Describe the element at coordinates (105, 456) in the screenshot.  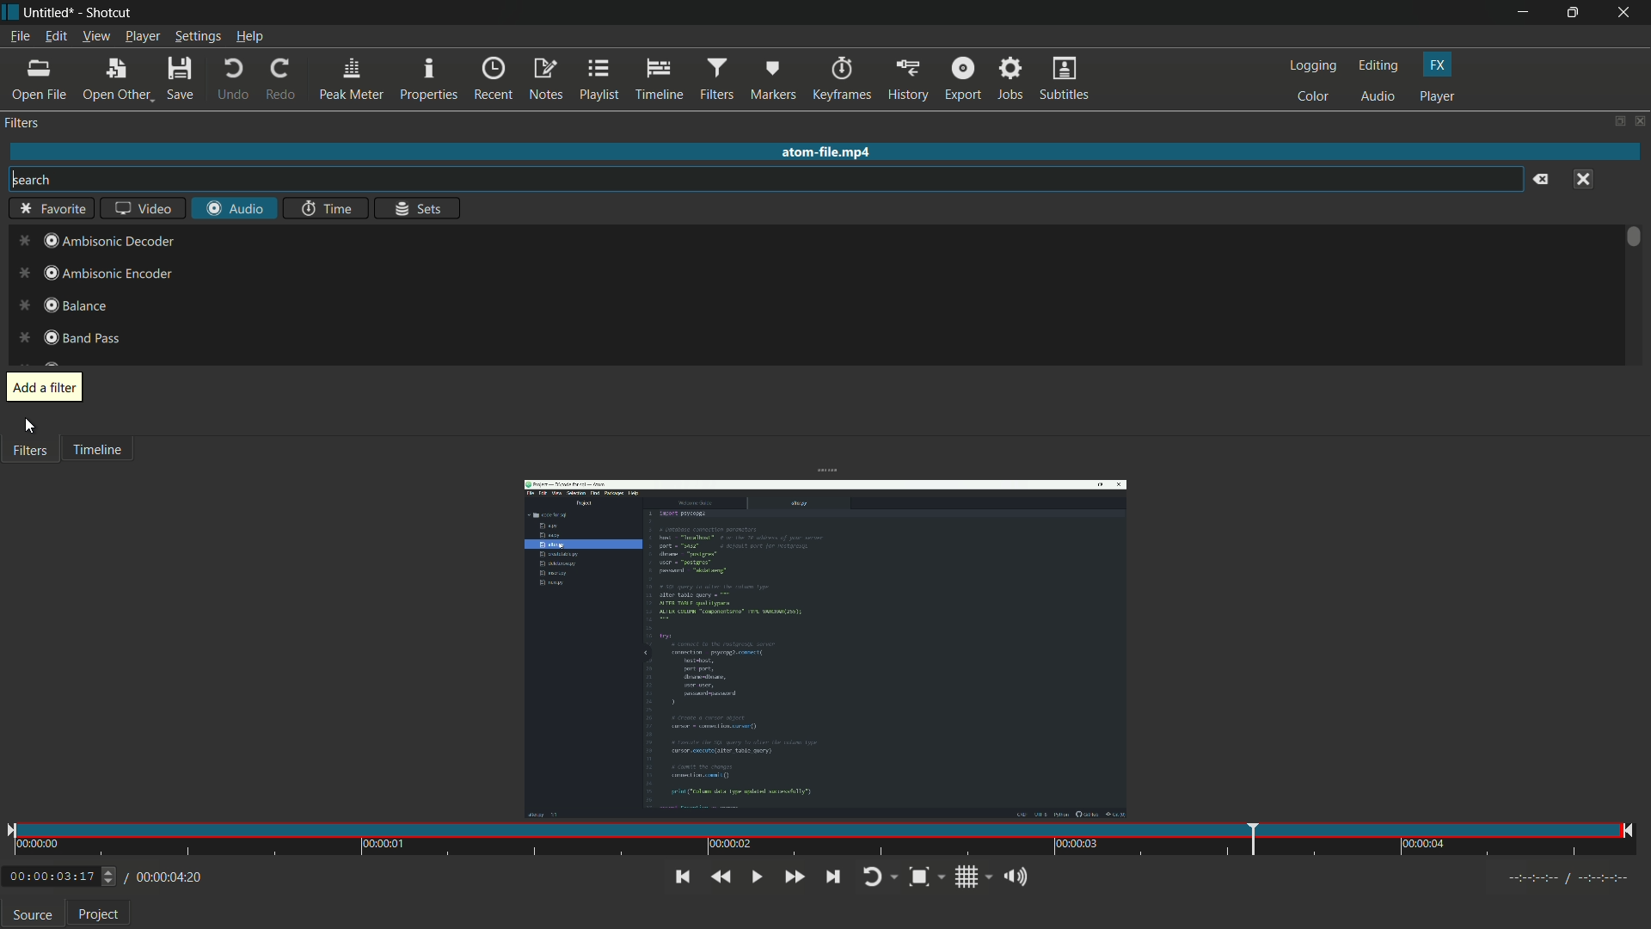
I see `Timeline` at that location.